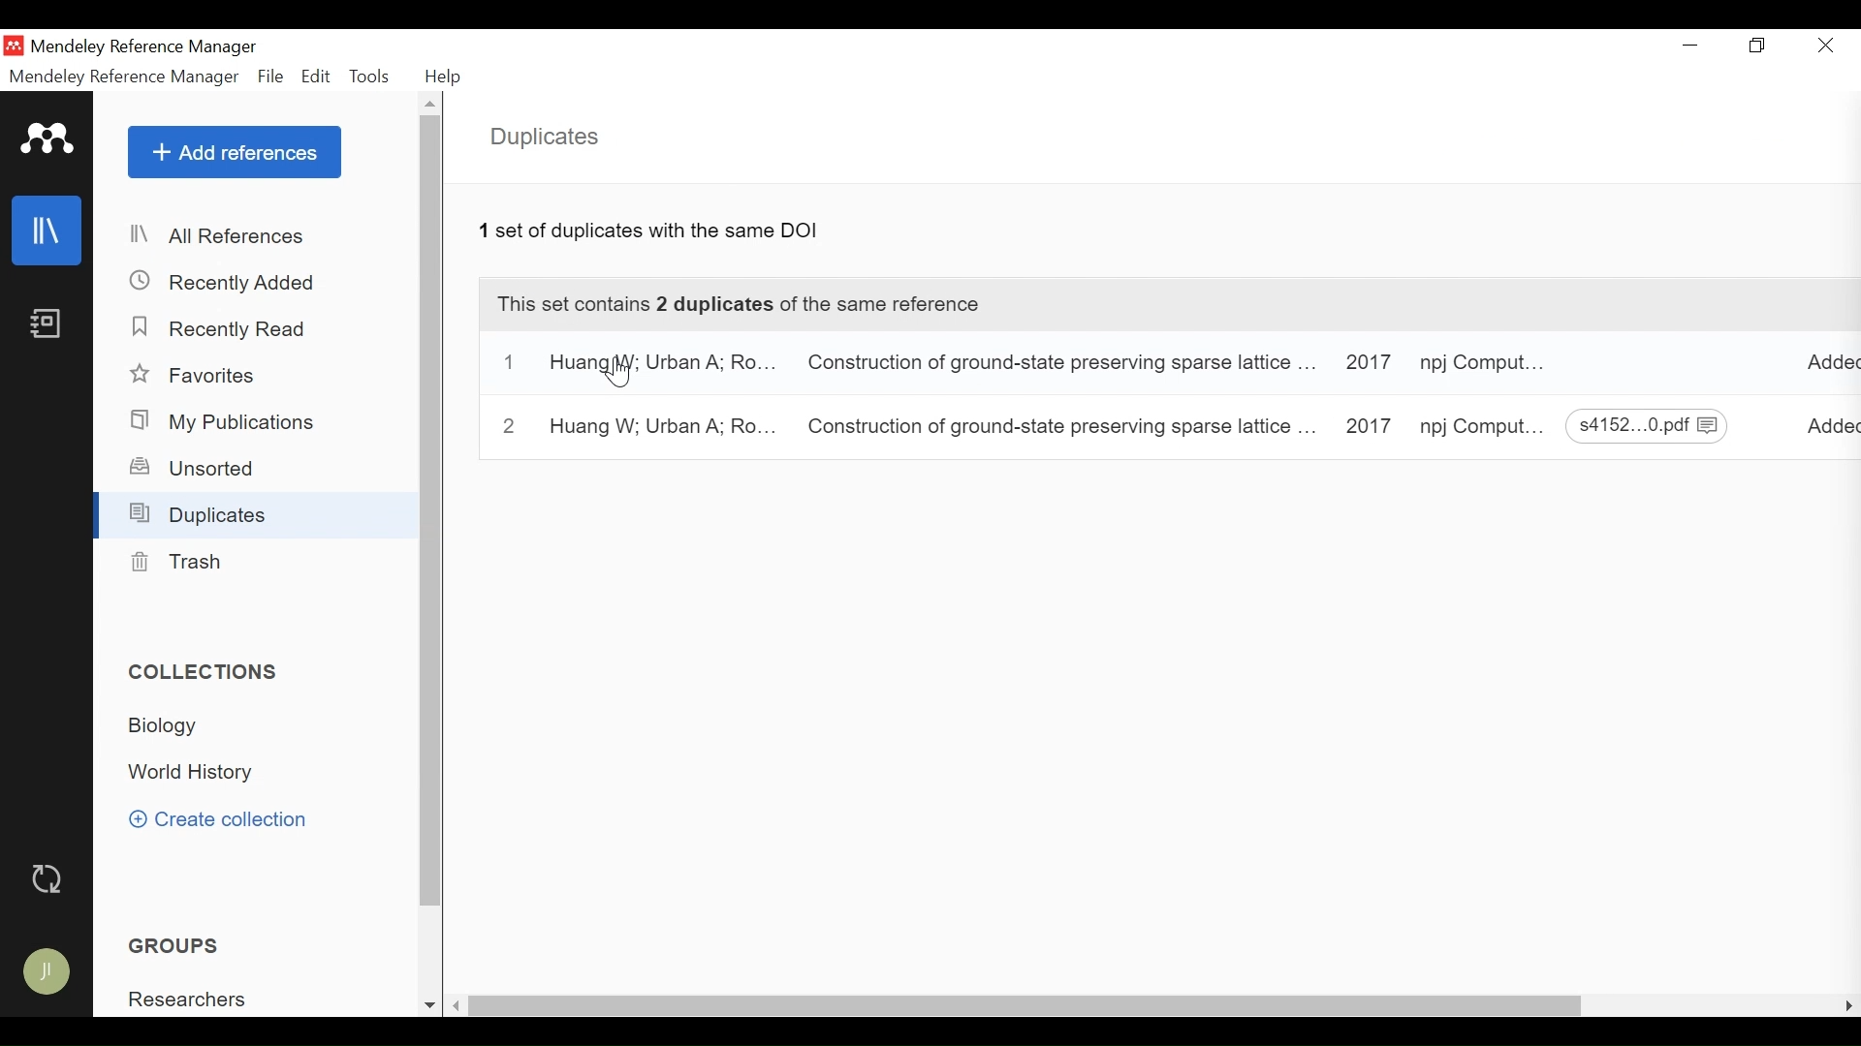 This screenshot has width=1861, height=1046. What do you see at coordinates (193, 468) in the screenshot?
I see `Unsorted` at bounding box center [193, 468].